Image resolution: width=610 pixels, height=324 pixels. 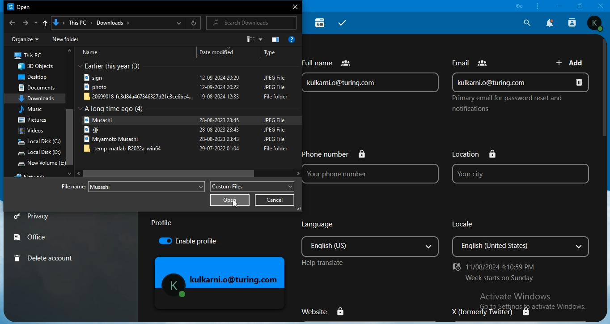 I want to click on documents, so click(x=39, y=88).